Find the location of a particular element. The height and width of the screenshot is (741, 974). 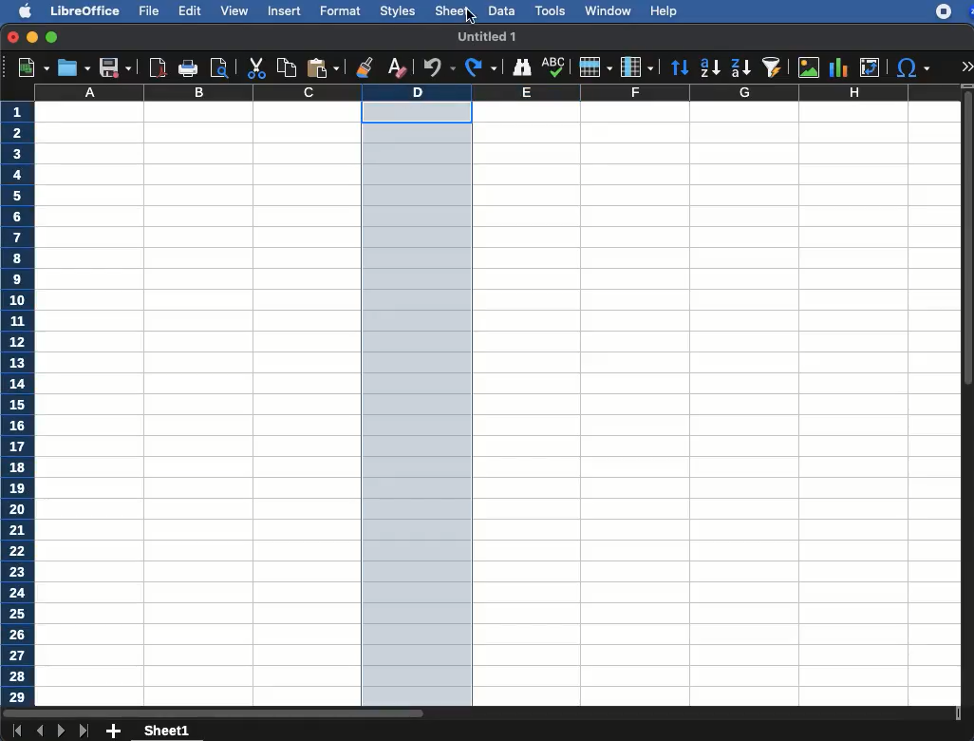

format is located at coordinates (341, 11).